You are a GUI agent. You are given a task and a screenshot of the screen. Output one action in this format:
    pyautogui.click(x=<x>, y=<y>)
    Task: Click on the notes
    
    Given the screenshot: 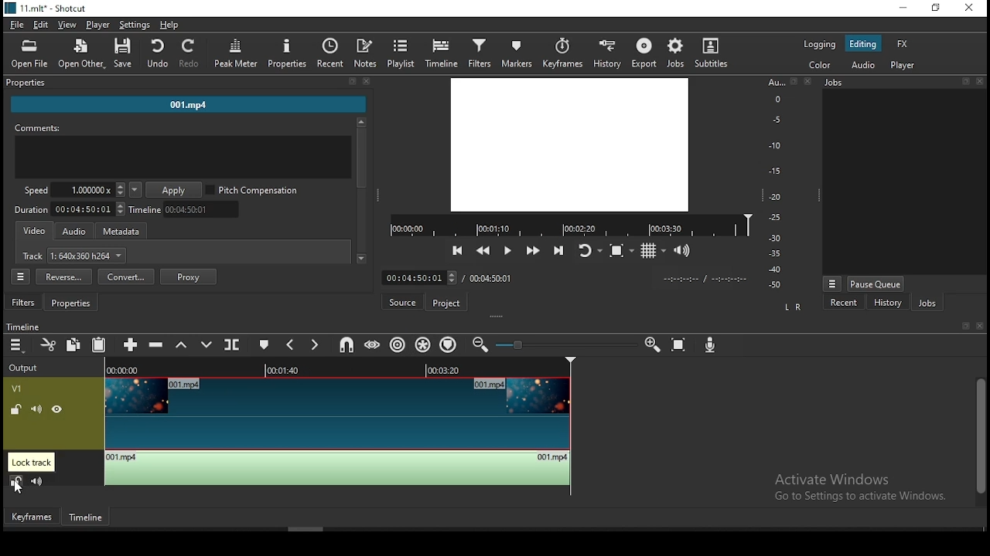 What is the action you would take?
    pyautogui.click(x=367, y=54)
    